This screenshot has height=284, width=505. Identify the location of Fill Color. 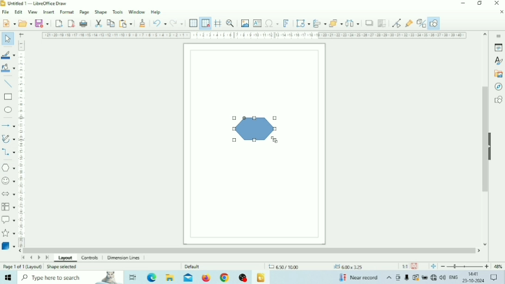
(8, 68).